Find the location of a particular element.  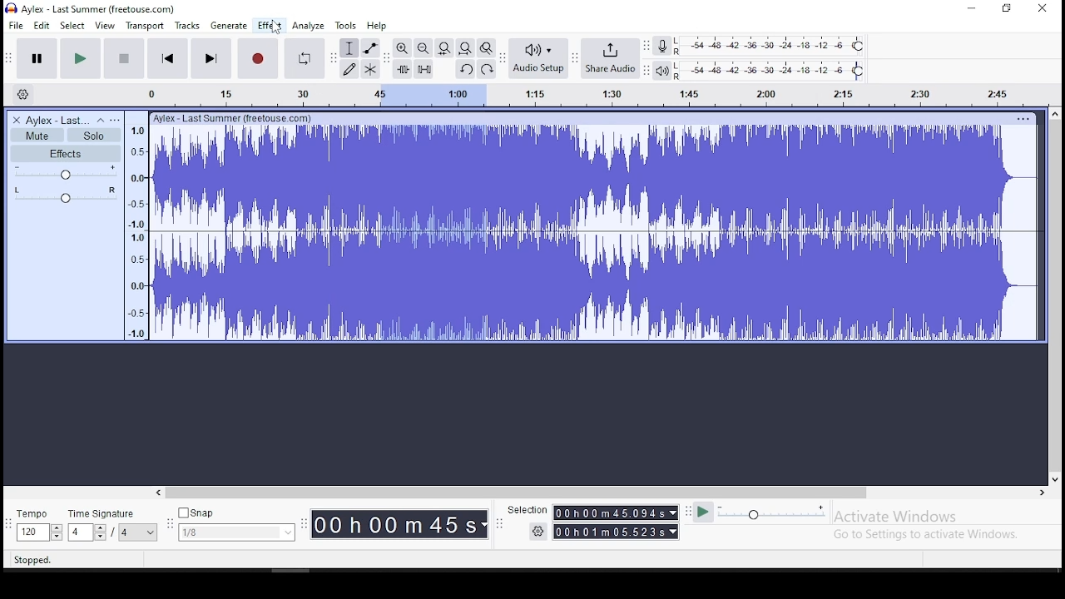

Selection is located at coordinates (522, 508).